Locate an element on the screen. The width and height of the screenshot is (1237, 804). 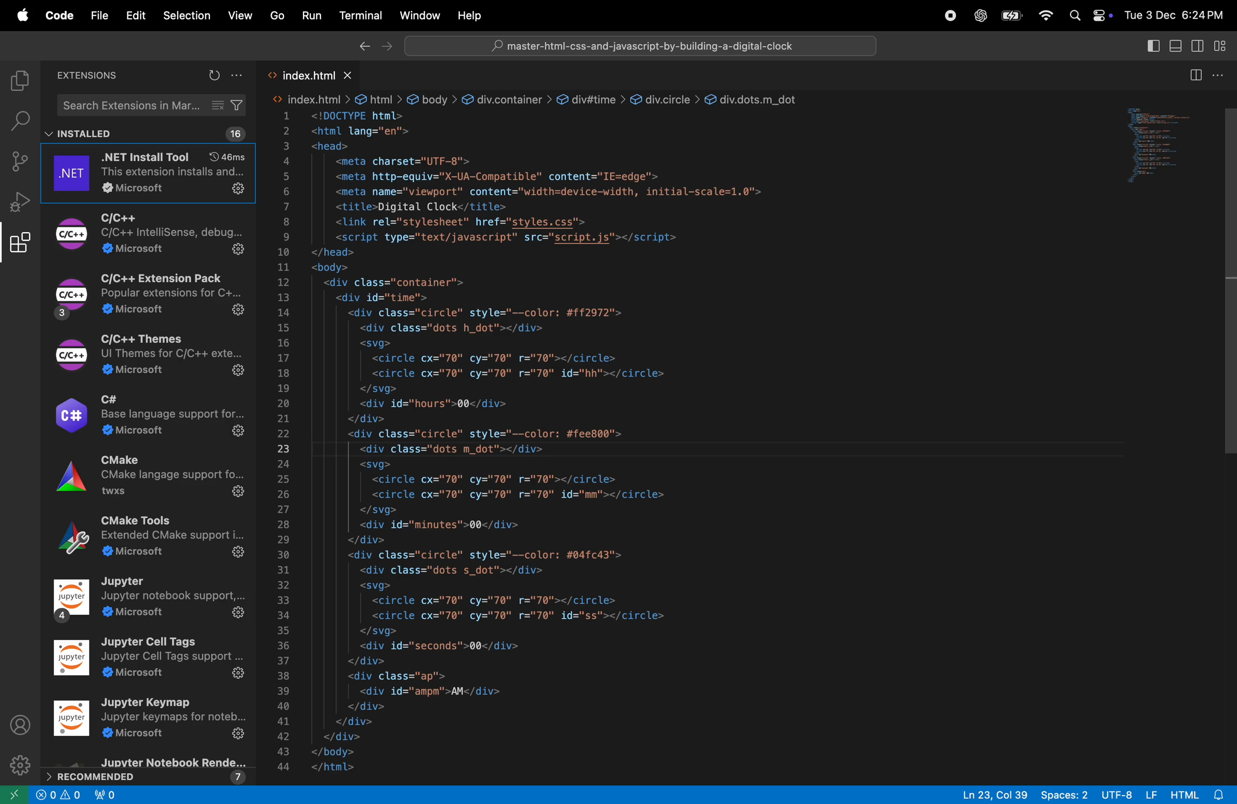
preview window is located at coordinates (1151, 146).